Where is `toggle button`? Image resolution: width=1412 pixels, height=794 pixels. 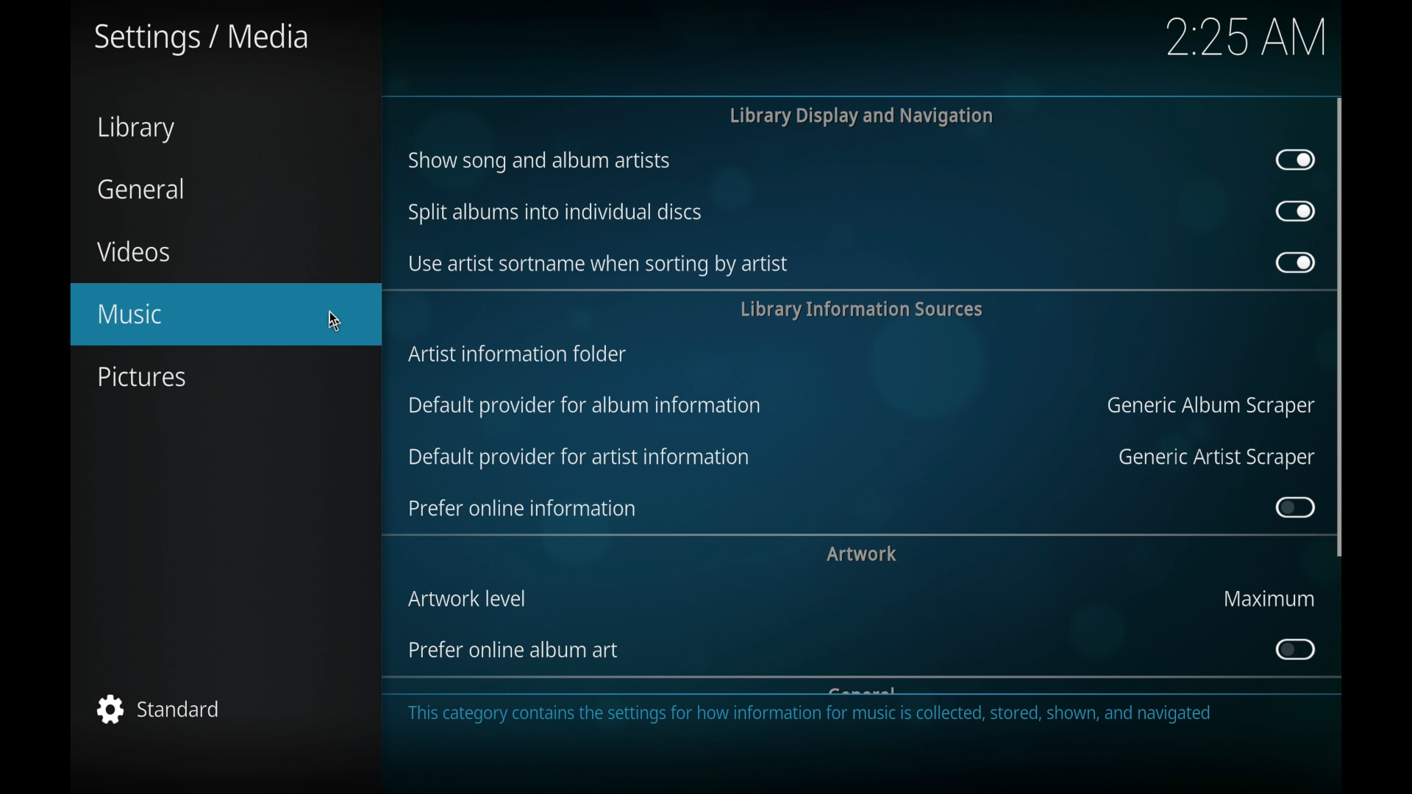 toggle button is located at coordinates (1296, 507).